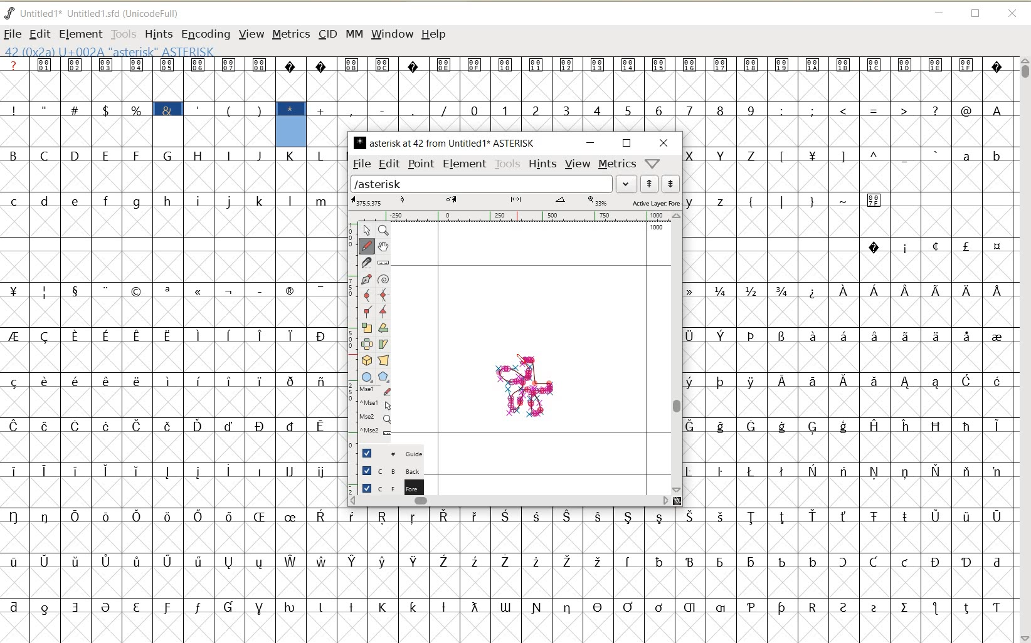 This screenshot has width=1031, height=643. What do you see at coordinates (384, 310) in the screenshot?
I see `add a tangent point` at bounding box center [384, 310].